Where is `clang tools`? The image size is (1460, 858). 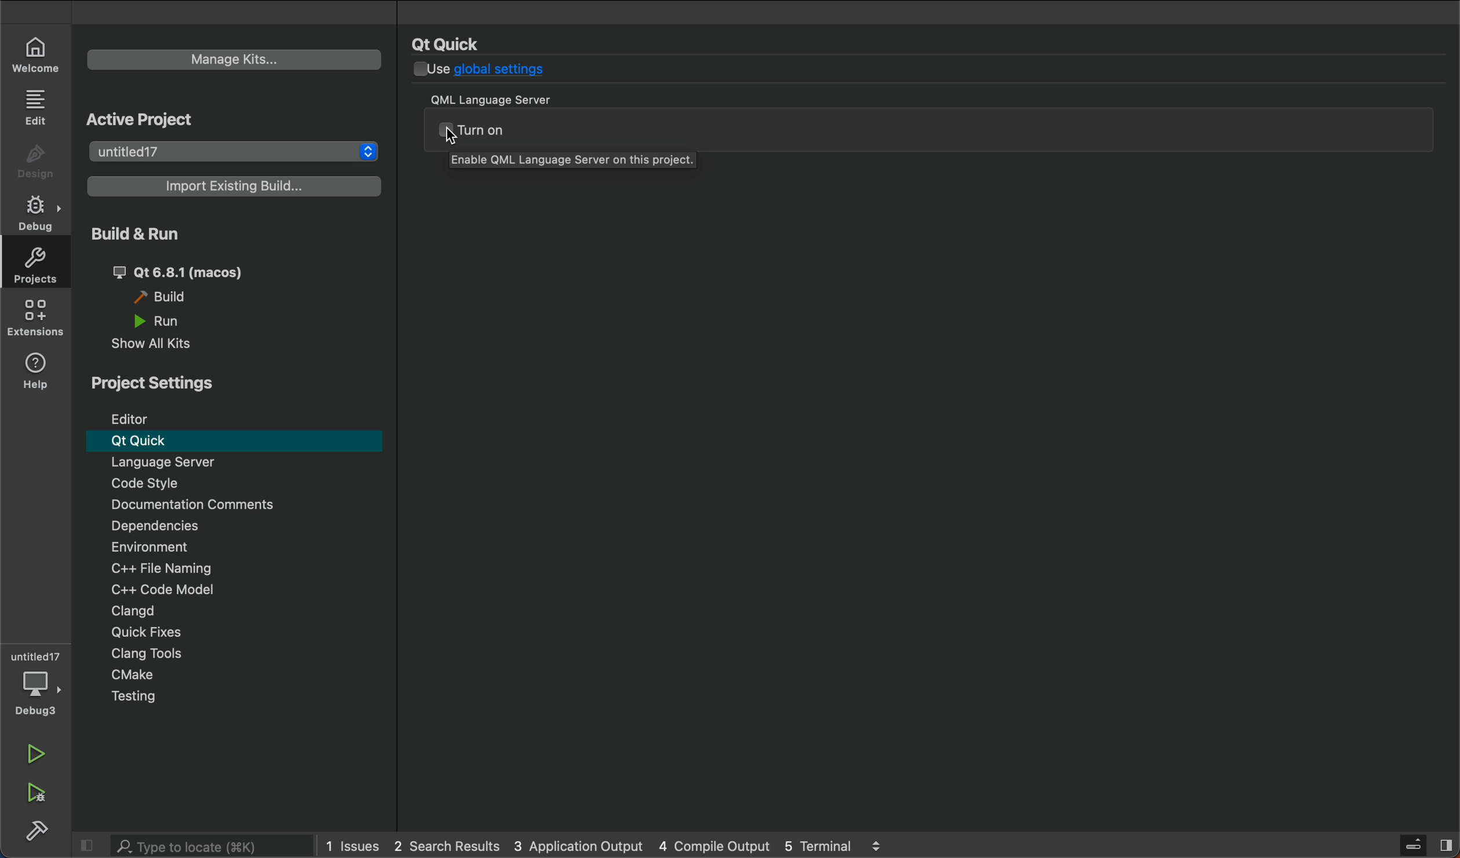 clang tools is located at coordinates (242, 653).